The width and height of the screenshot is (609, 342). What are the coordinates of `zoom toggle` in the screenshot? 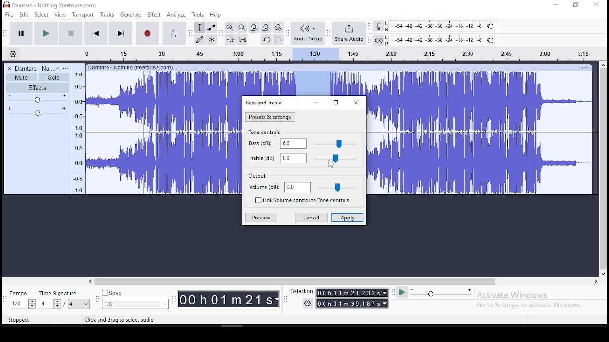 It's located at (277, 28).